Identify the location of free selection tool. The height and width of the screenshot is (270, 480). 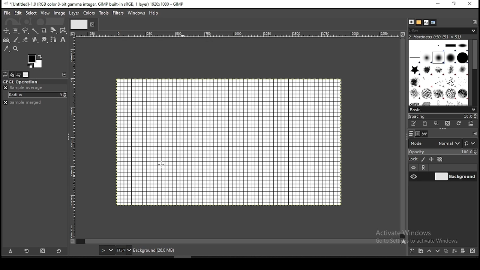
(25, 30).